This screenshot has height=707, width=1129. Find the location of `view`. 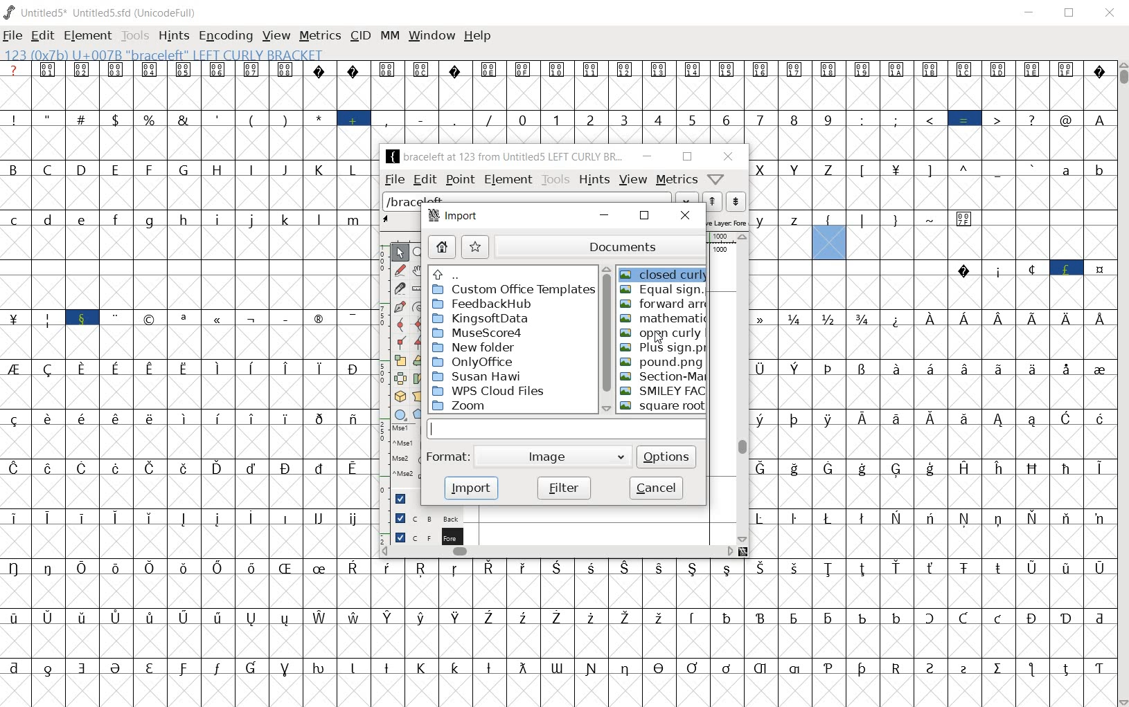

view is located at coordinates (632, 181).